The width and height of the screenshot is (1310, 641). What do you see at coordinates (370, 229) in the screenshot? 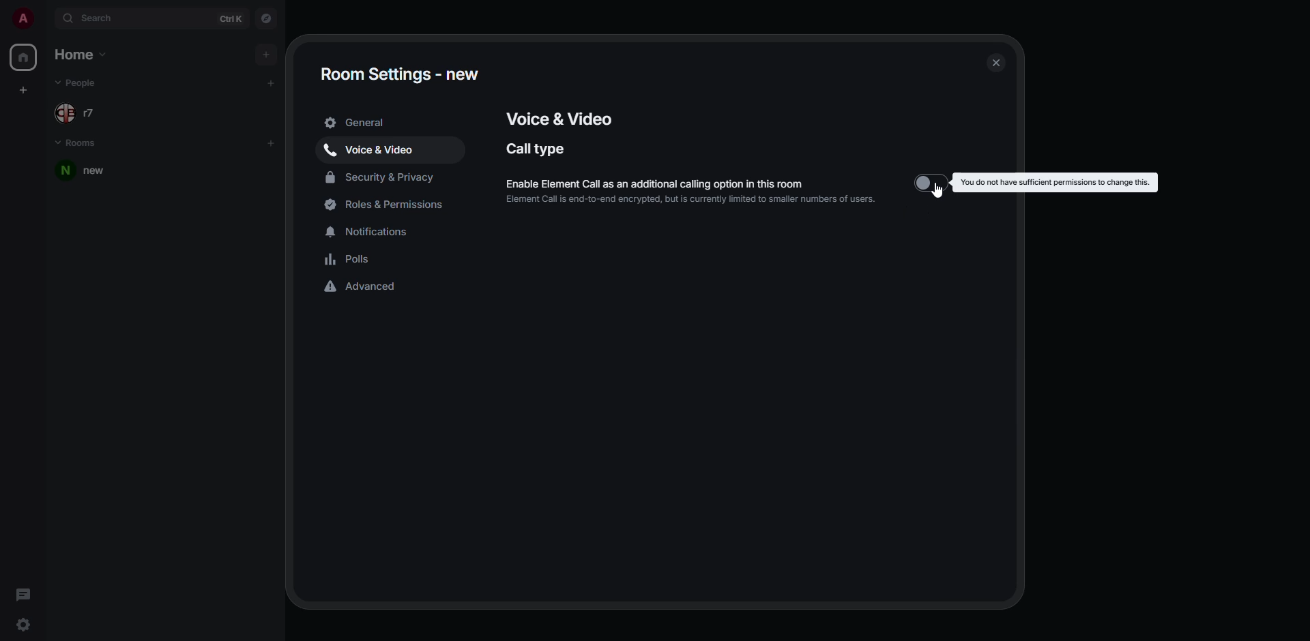
I see `notifications` at bounding box center [370, 229].